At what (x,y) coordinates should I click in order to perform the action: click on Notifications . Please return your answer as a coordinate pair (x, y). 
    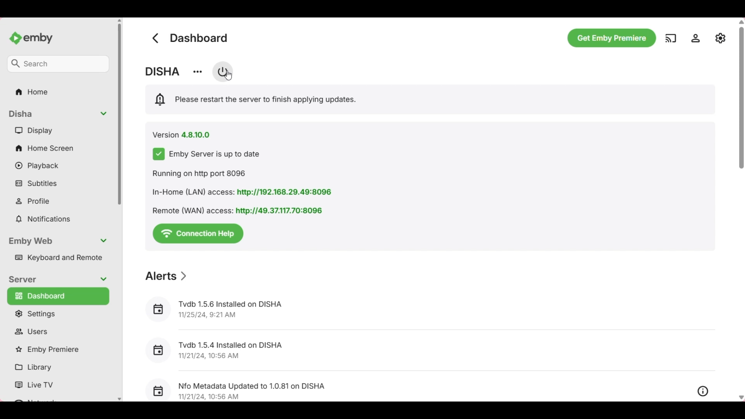
    Looking at the image, I should click on (58, 219).